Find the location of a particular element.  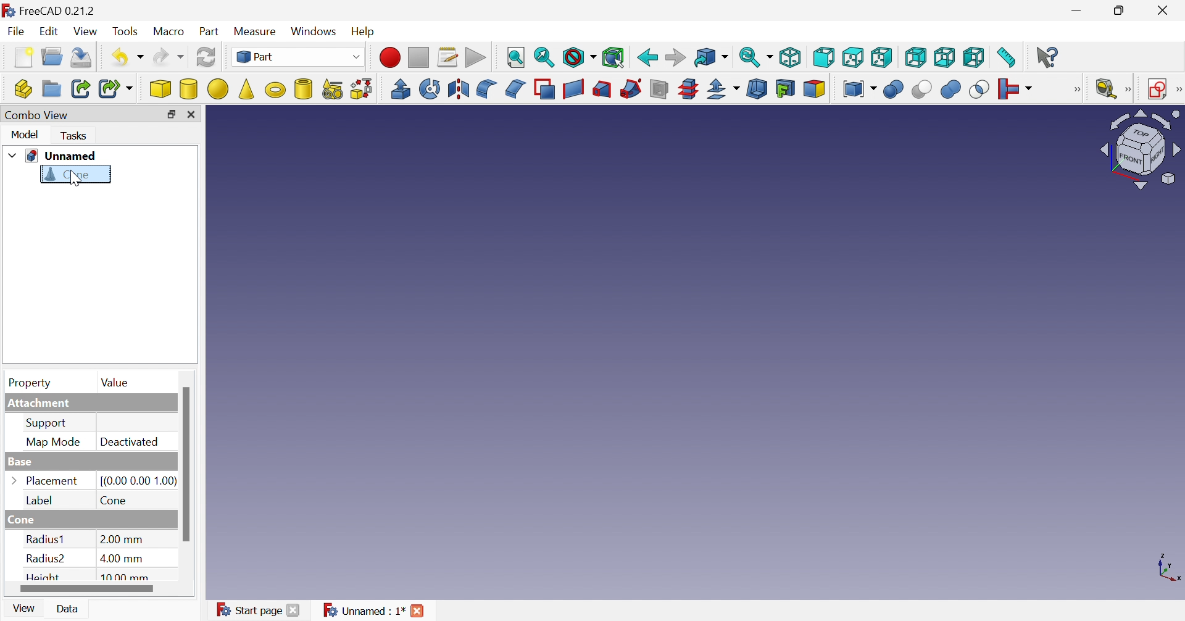

Minimize is located at coordinates (1076, 10).